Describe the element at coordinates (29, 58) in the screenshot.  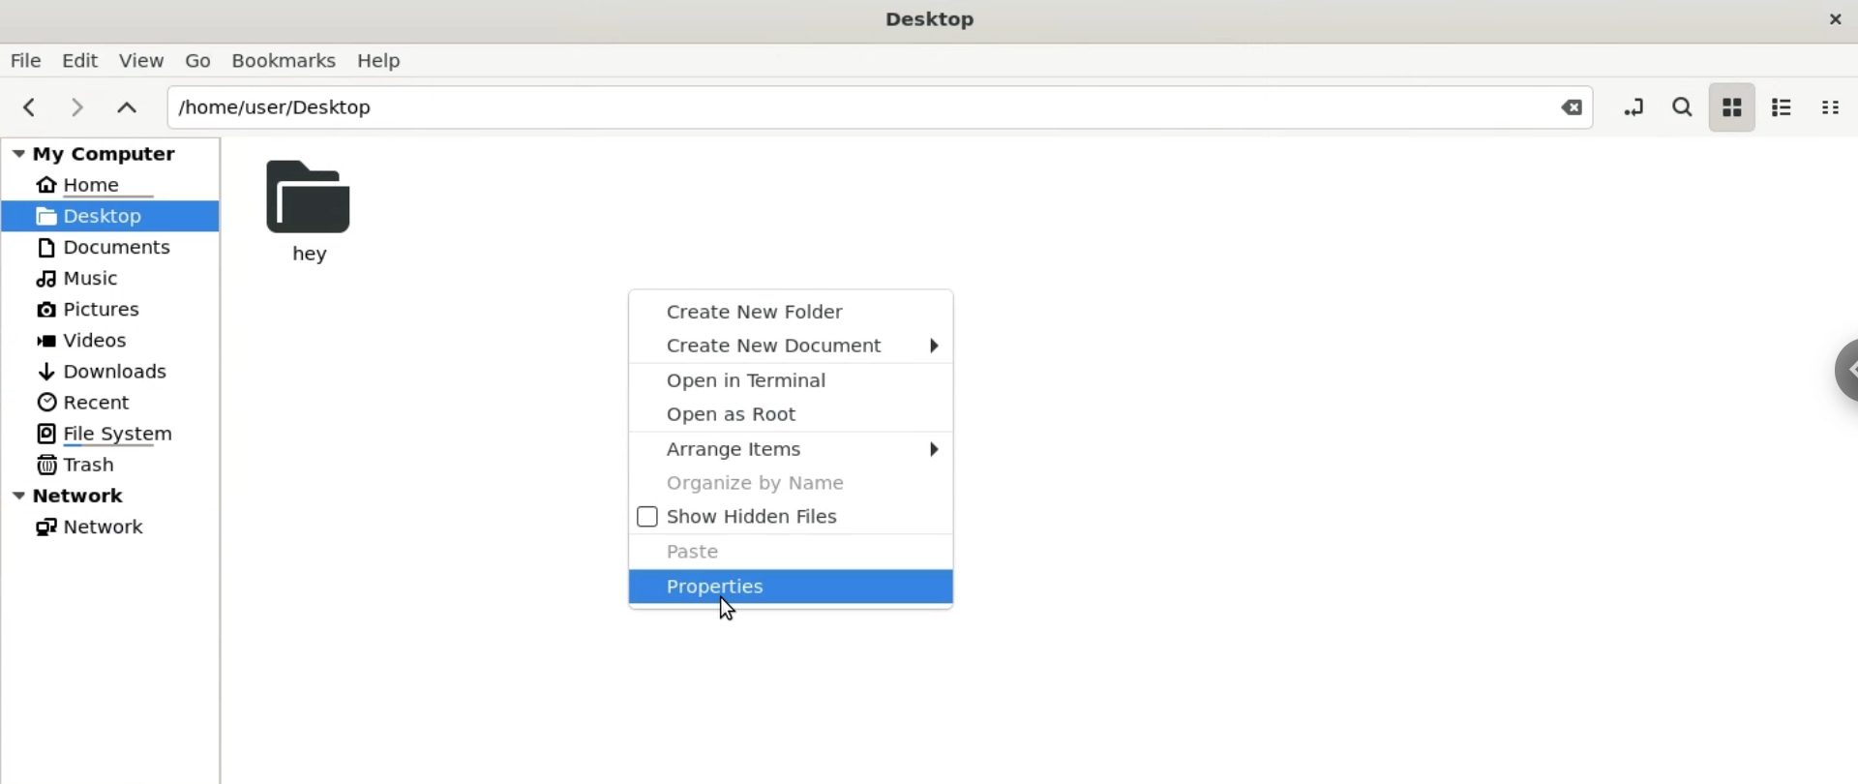
I see `file` at that location.